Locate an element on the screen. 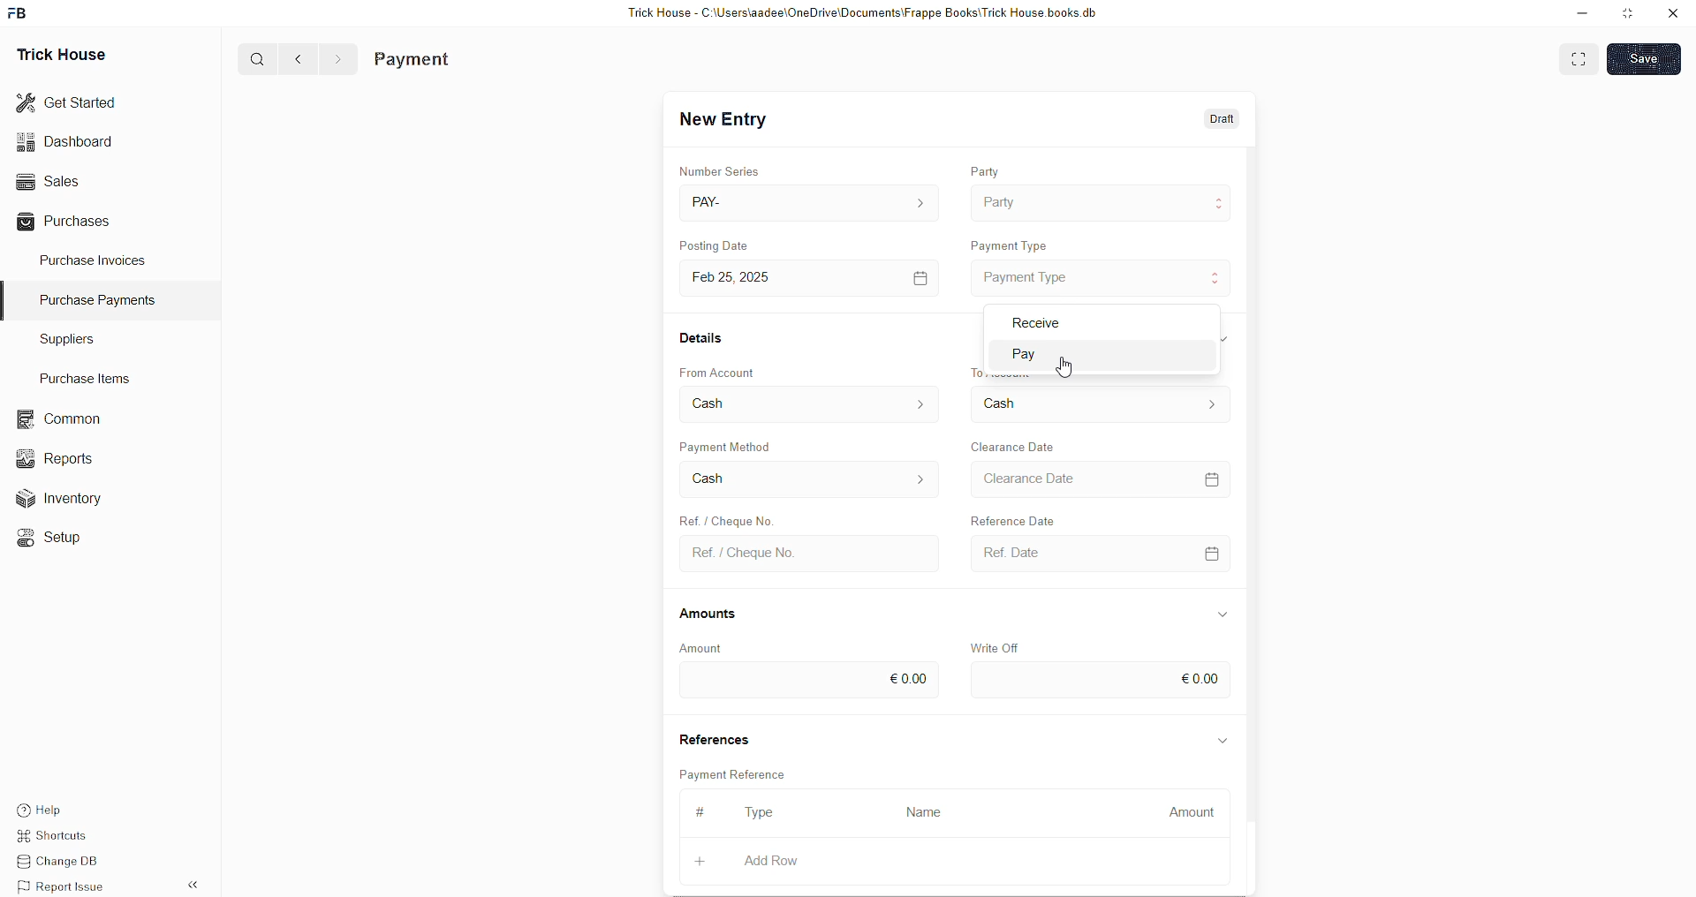  common is located at coordinates (62, 419).